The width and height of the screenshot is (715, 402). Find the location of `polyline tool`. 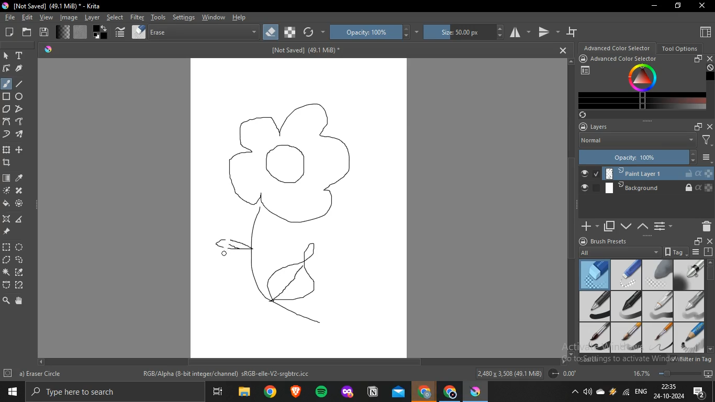

polyline tool is located at coordinates (19, 109).